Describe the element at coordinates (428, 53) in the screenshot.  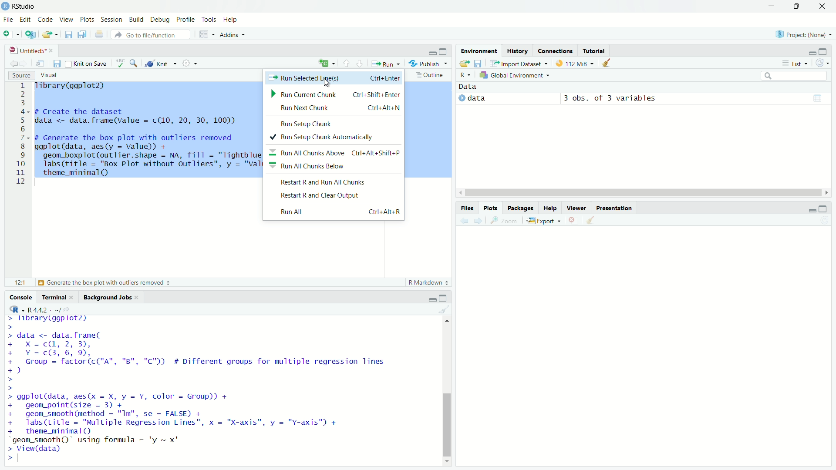
I see `minimise` at that location.